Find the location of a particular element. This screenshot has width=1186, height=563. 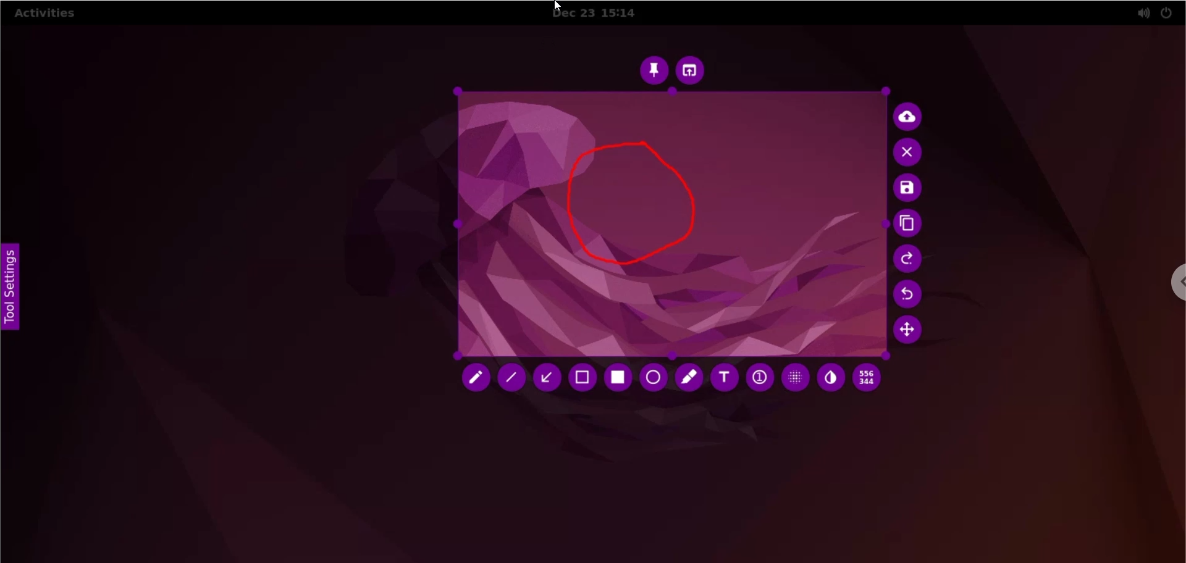

freehand shape is located at coordinates (633, 206).